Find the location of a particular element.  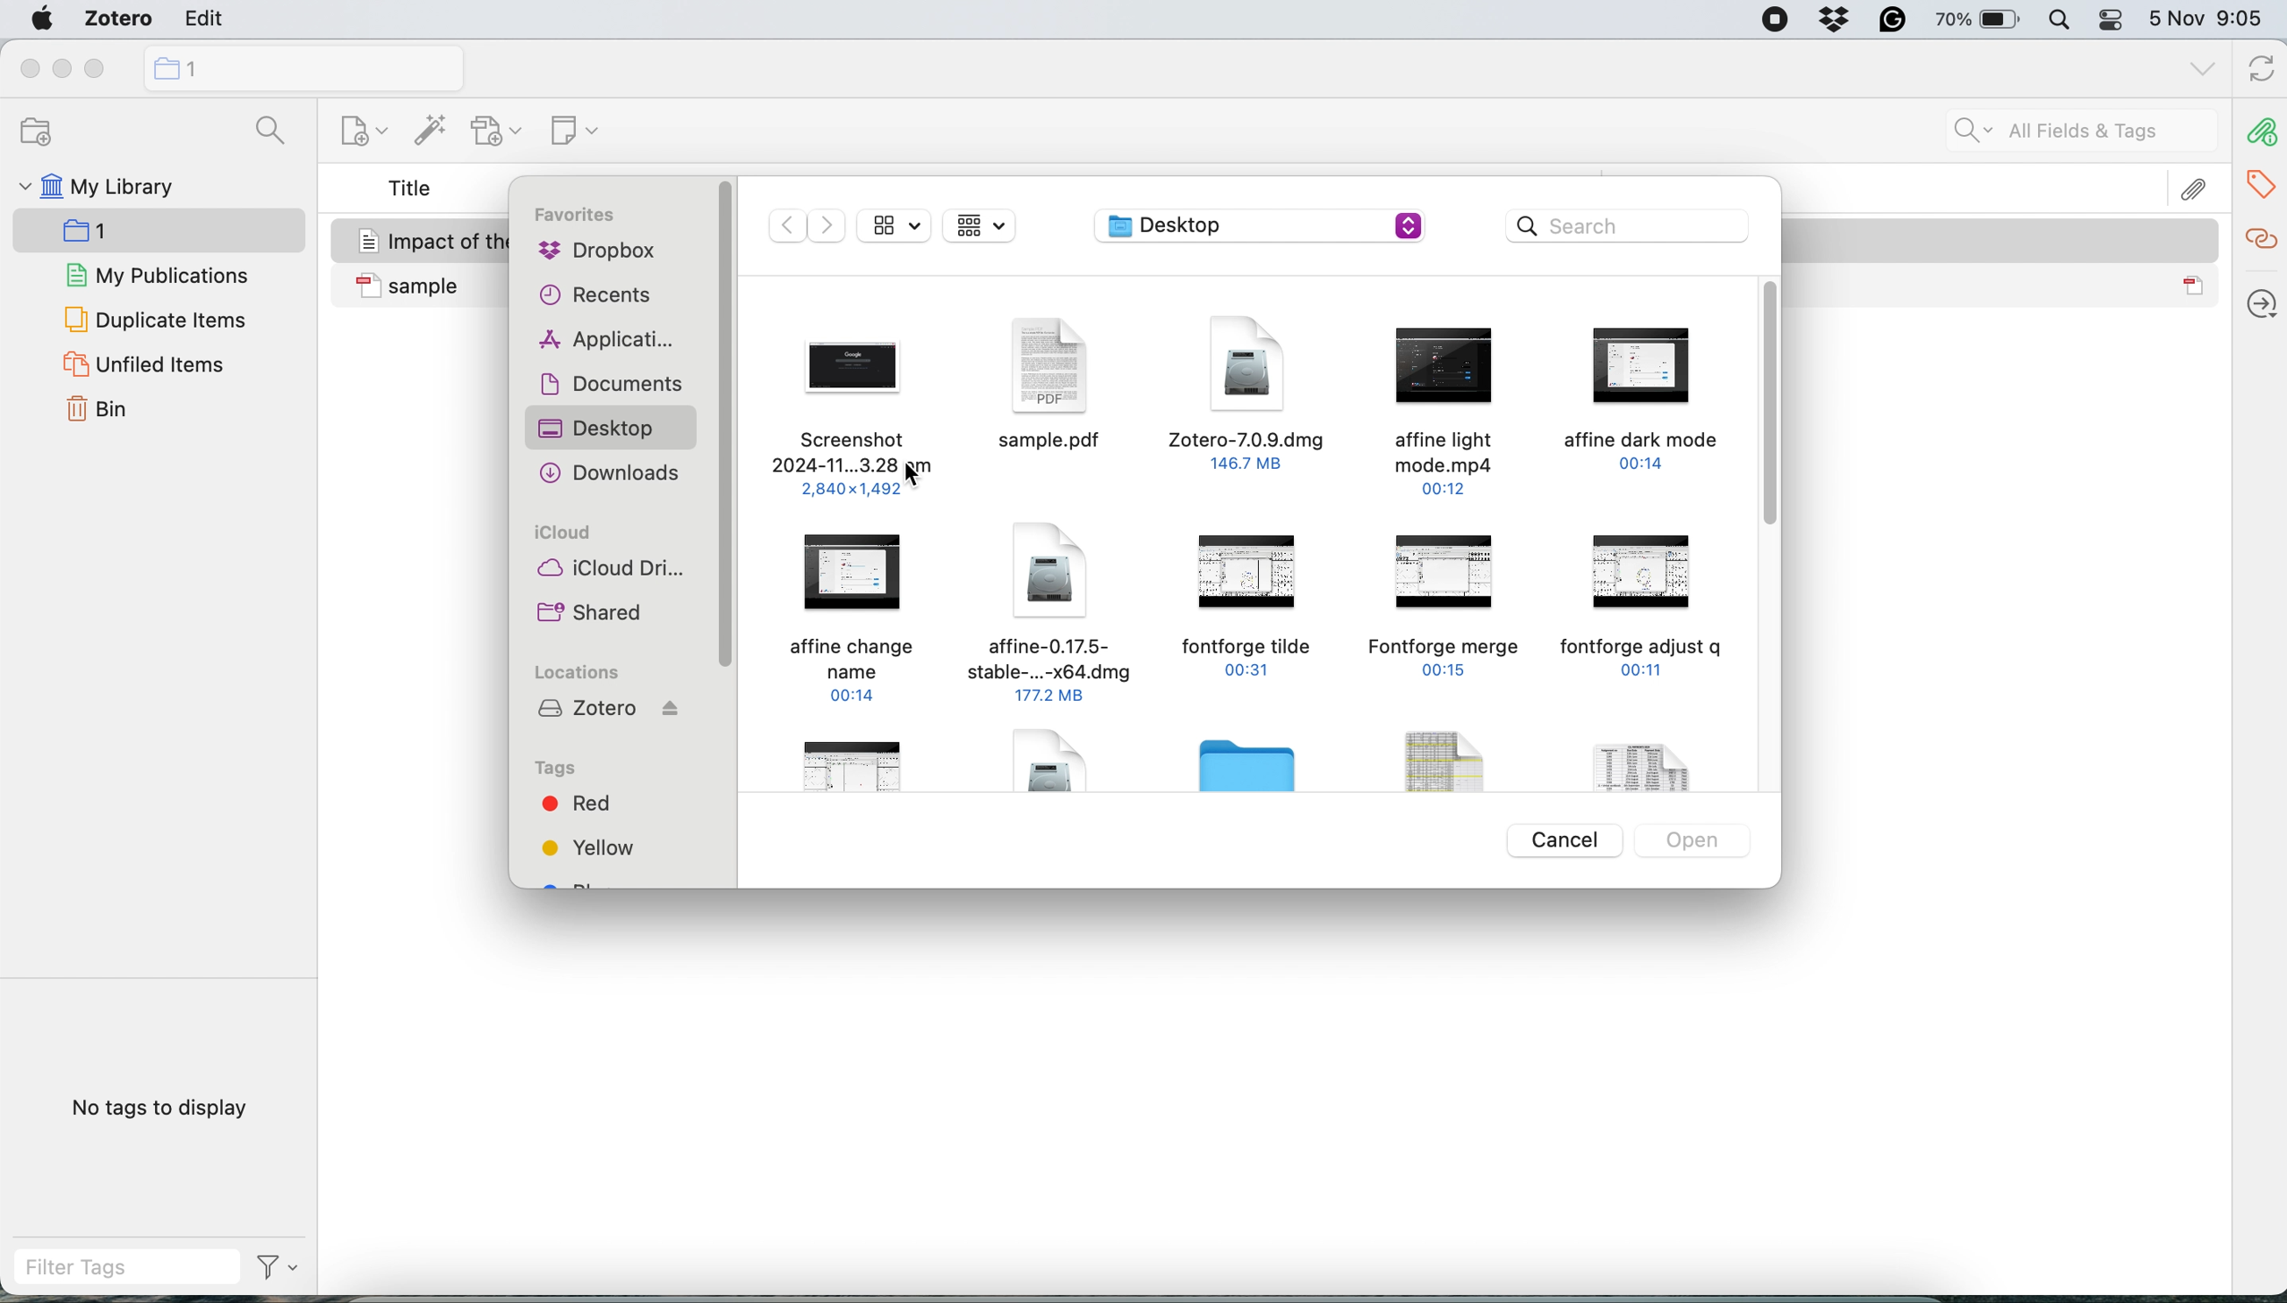

File is located at coordinates (1066, 771).